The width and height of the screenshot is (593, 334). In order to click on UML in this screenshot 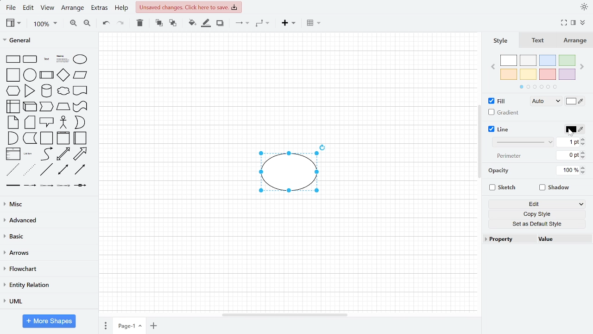, I will do `click(47, 301)`.